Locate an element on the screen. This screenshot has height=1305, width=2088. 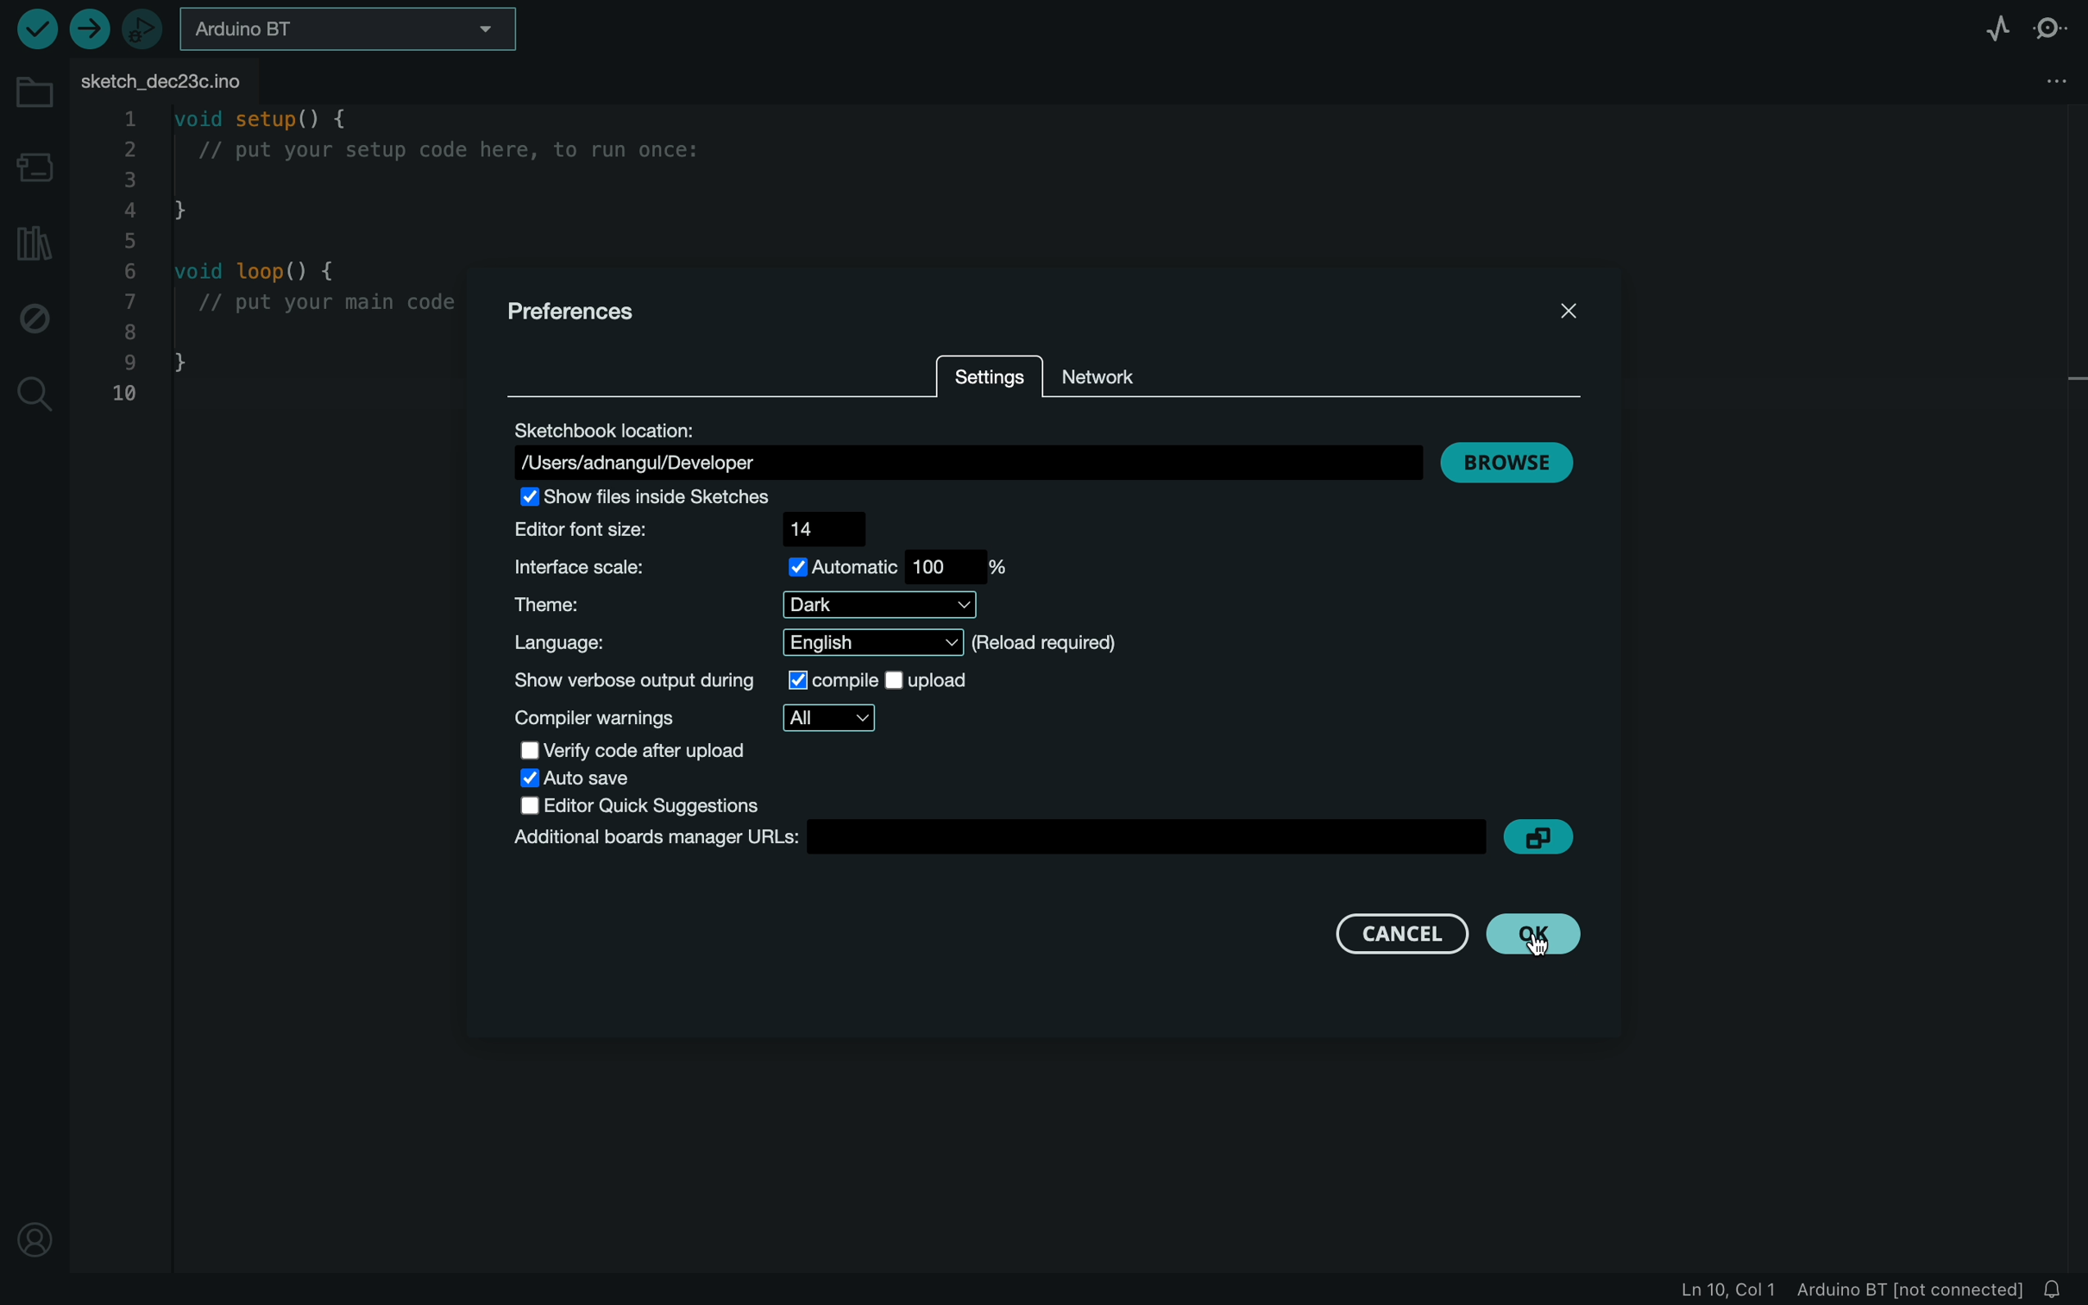
language is located at coordinates (809, 644).